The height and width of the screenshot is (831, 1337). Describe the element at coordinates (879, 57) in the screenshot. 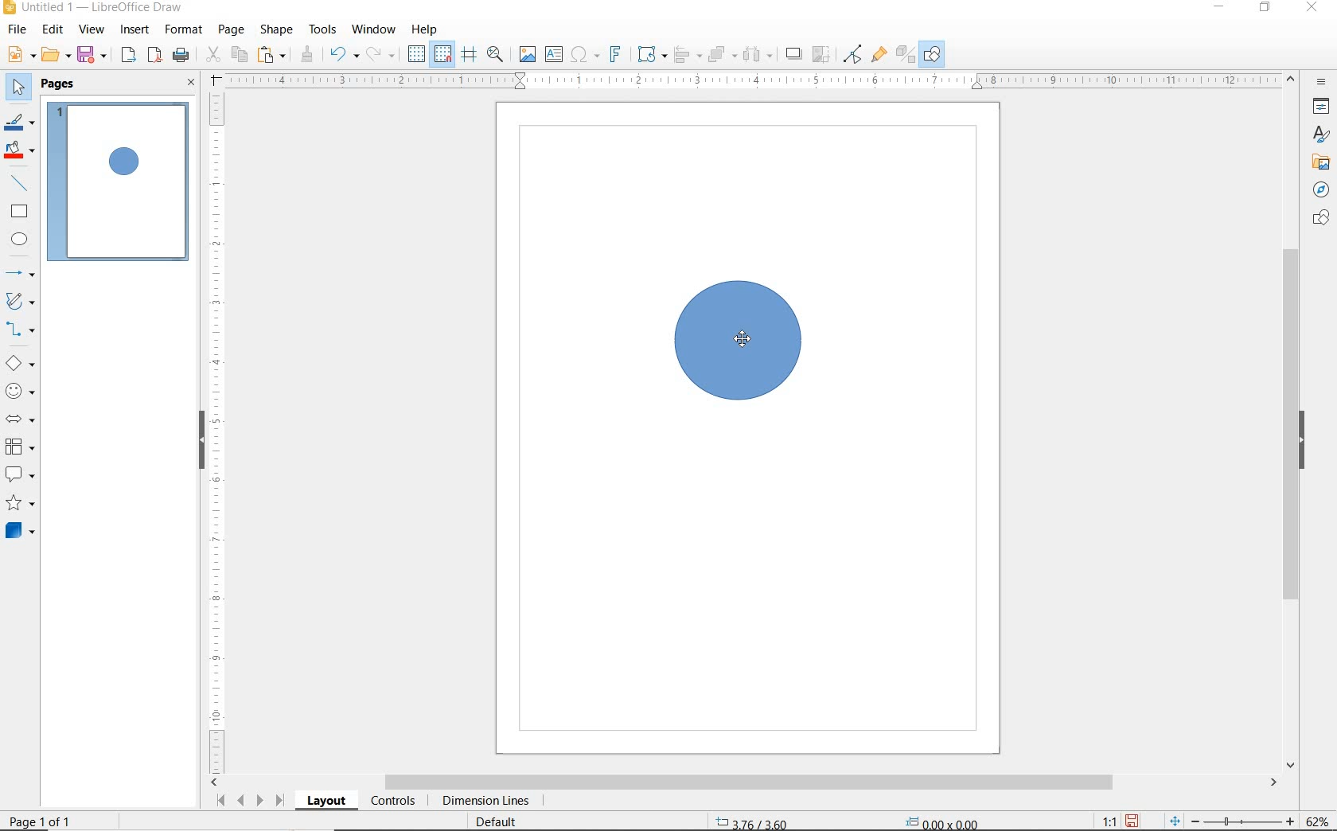

I see `SHOW GLUPEOINT FUNCTIONS` at that location.